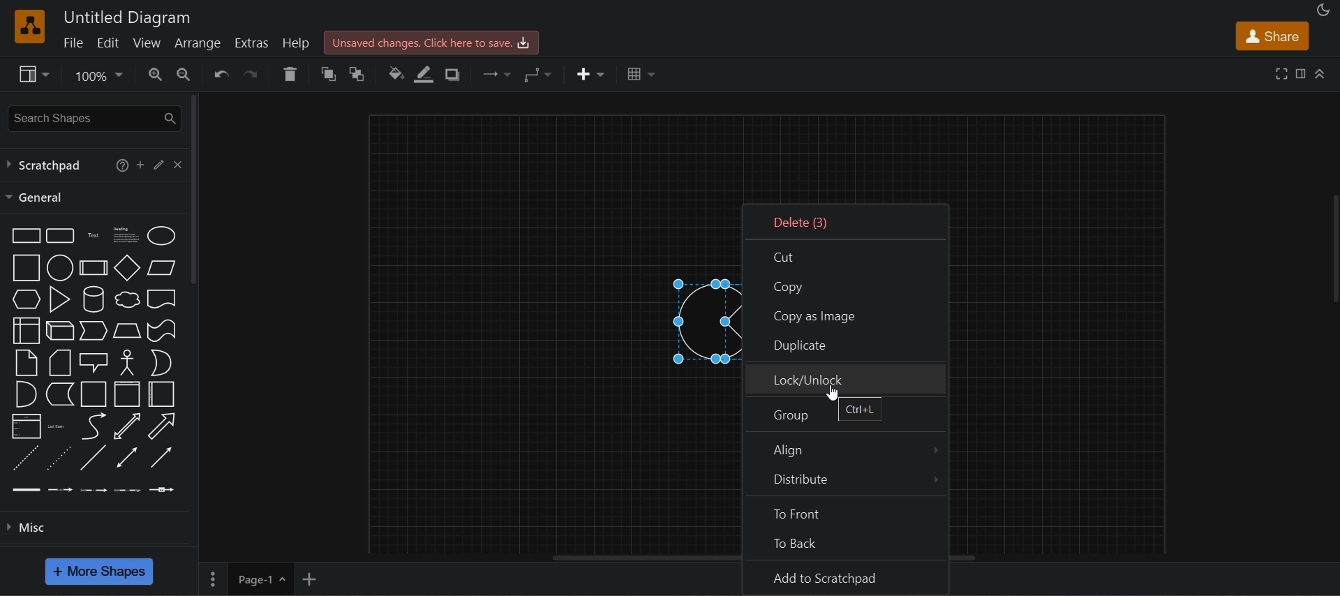 Image resolution: width=1340 pixels, height=596 pixels. Describe the element at coordinates (59, 363) in the screenshot. I see `card` at that location.